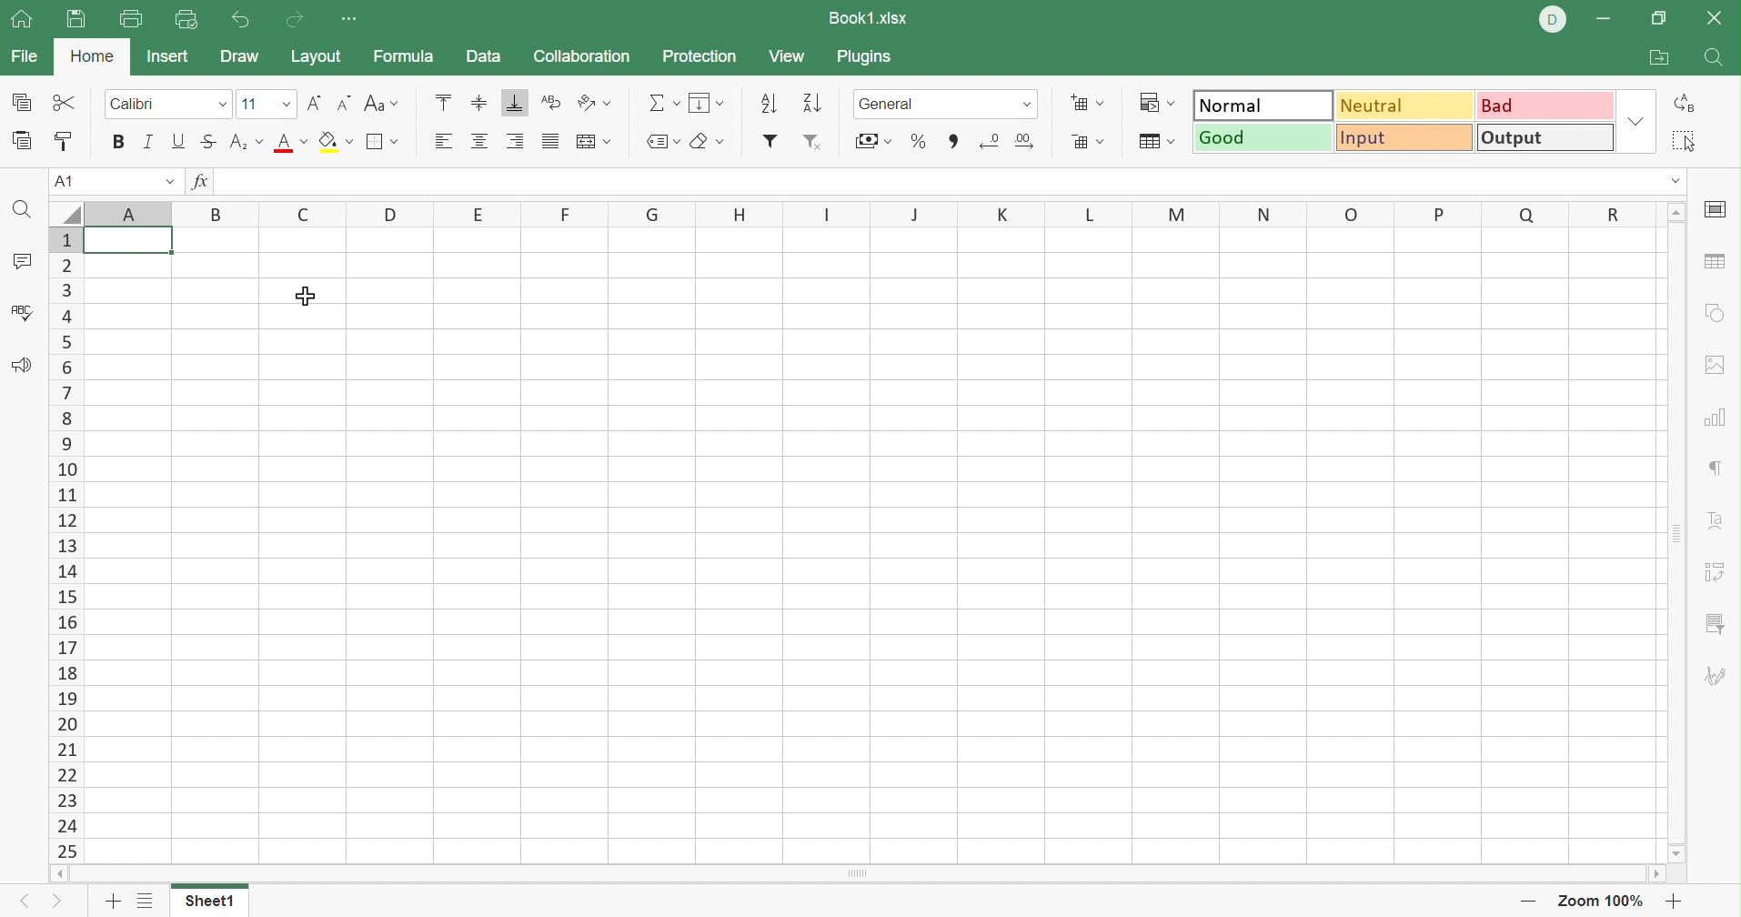 Image resolution: width=1741 pixels, height=917 pixels. What do you see at coordinates (115, 901) in the screenshot?
I see `Add sheet` at bounding box center [115, 901].